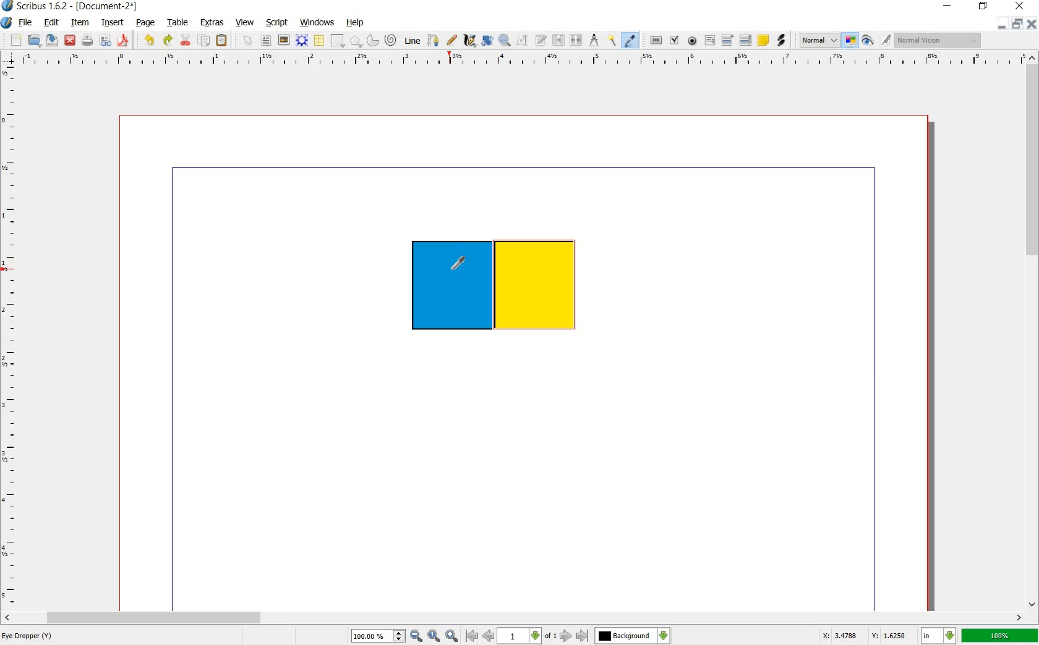  What do you see at coordinates (245, 22) in the screenshot?
I see `view` at bounding box center [245, 22].